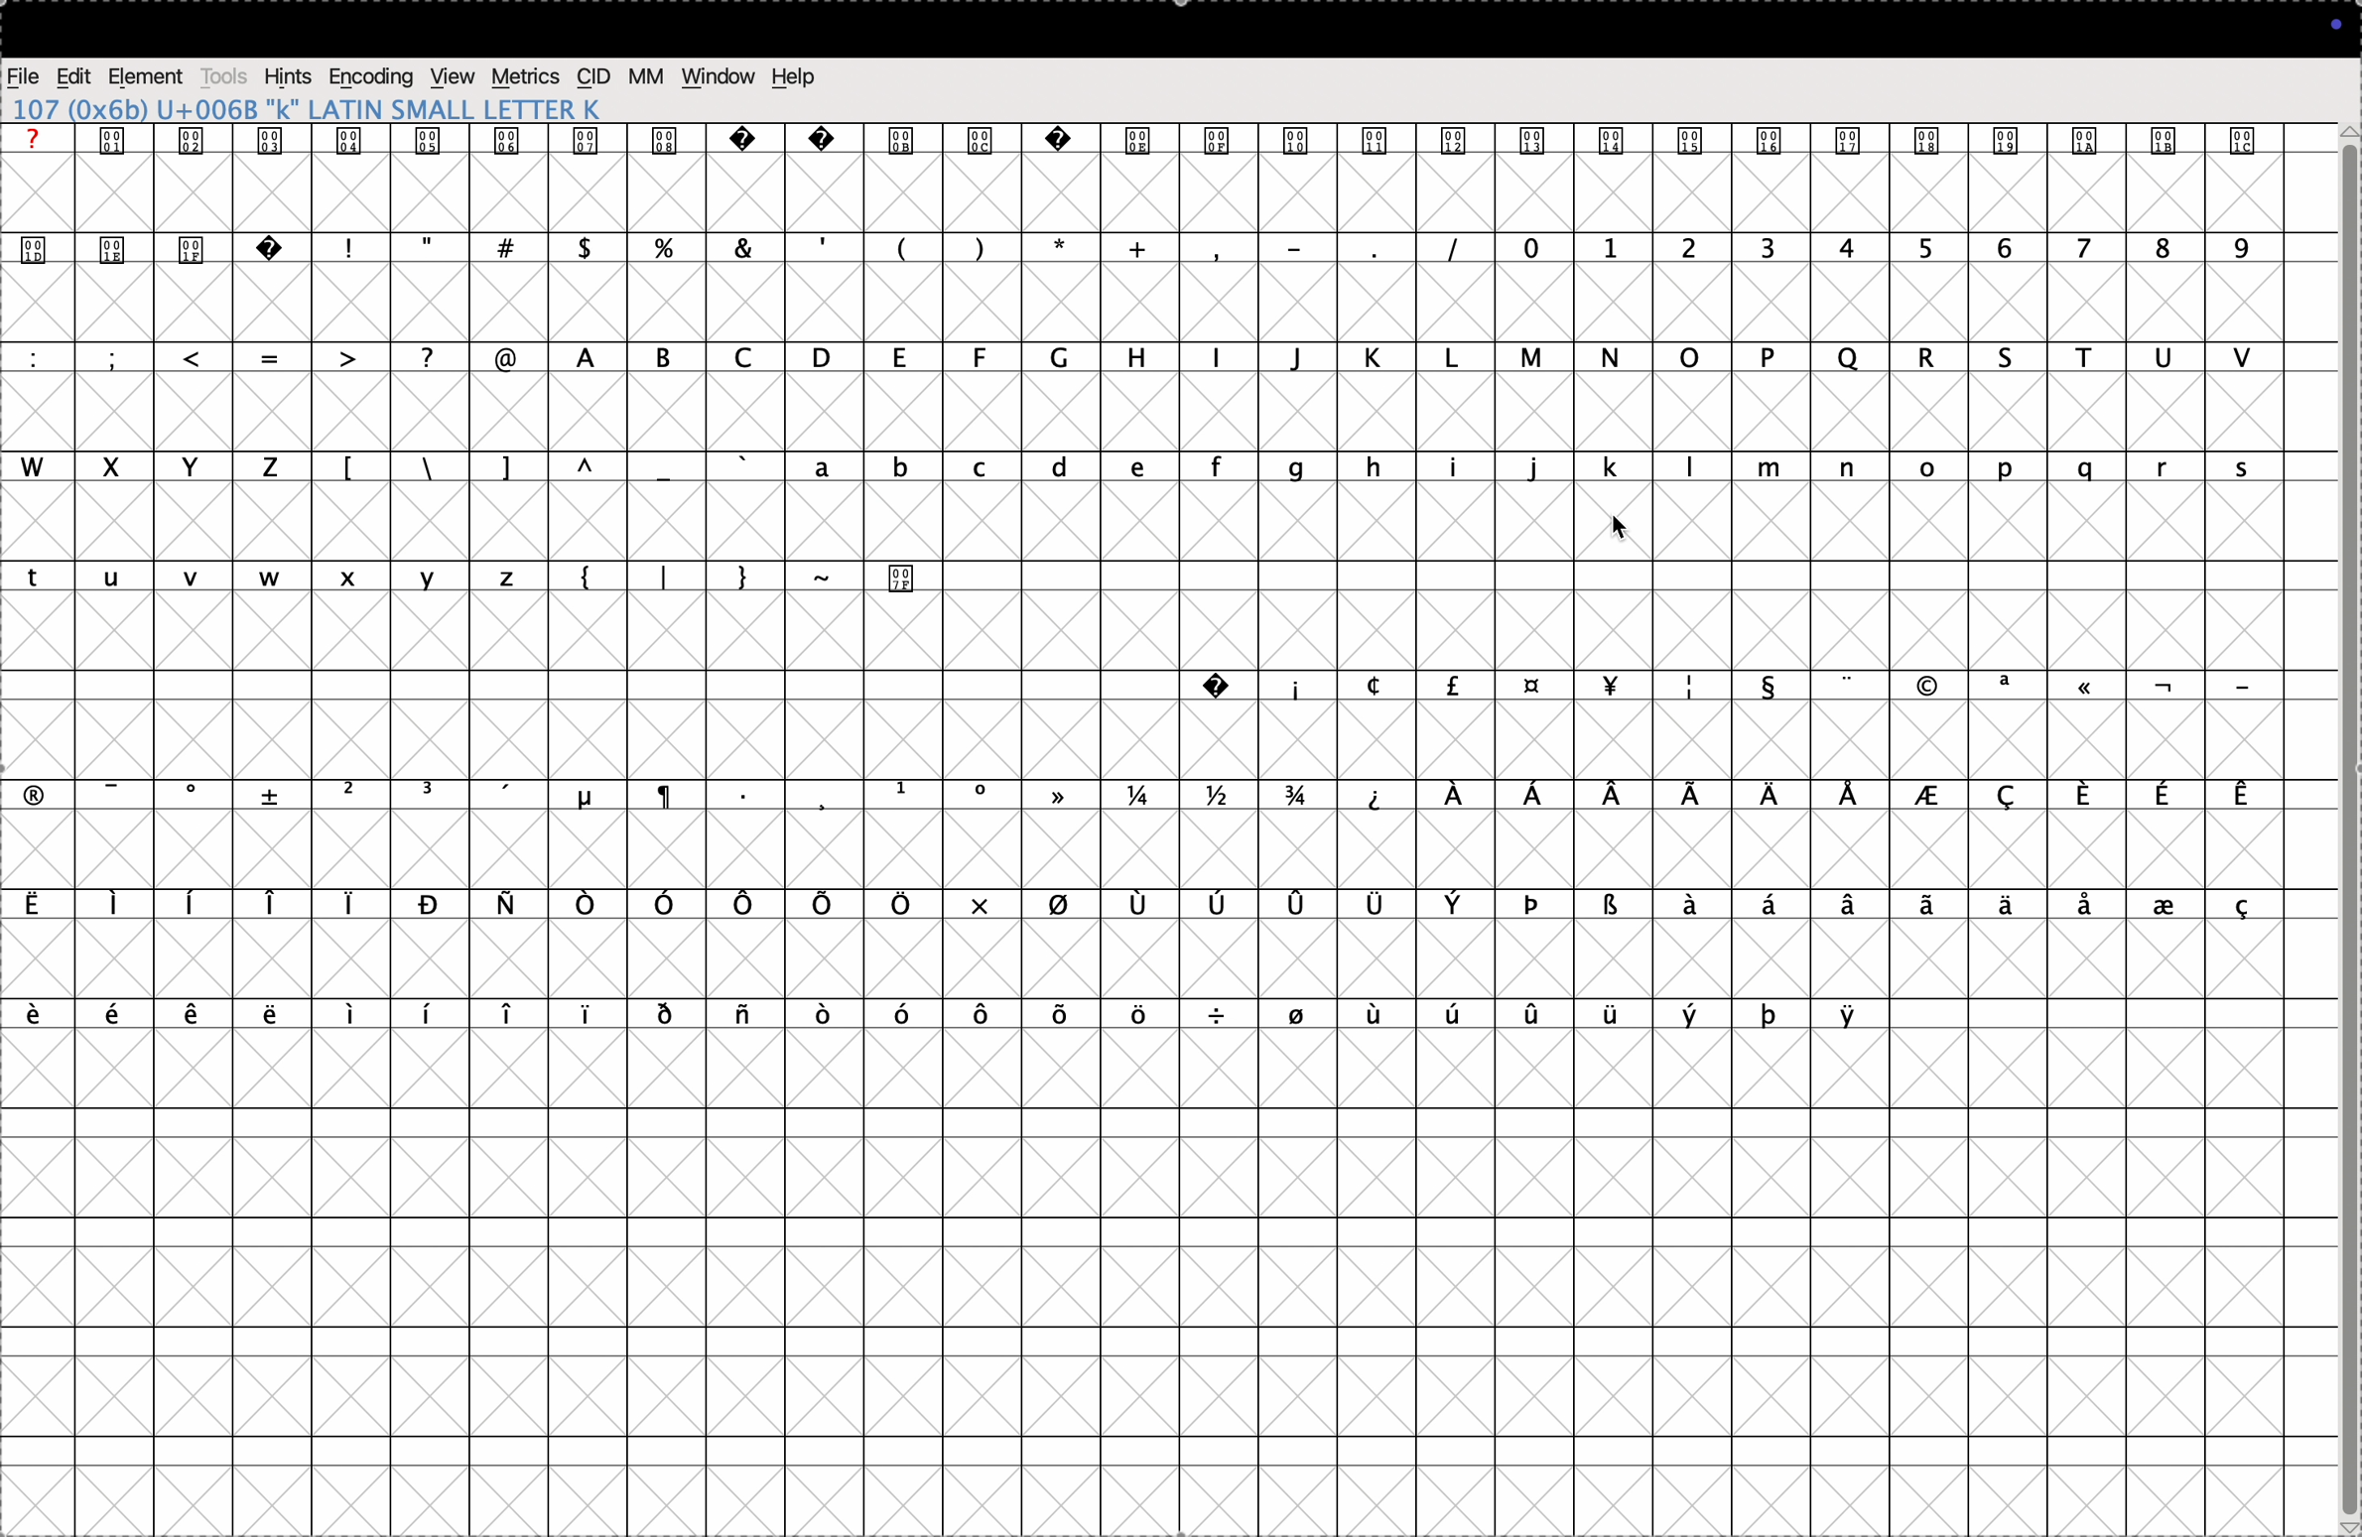 This screenshot has width=2362, height=1537. Describe the element at coordinates (1534, 468) in the screenshot. I see `j` at that location.